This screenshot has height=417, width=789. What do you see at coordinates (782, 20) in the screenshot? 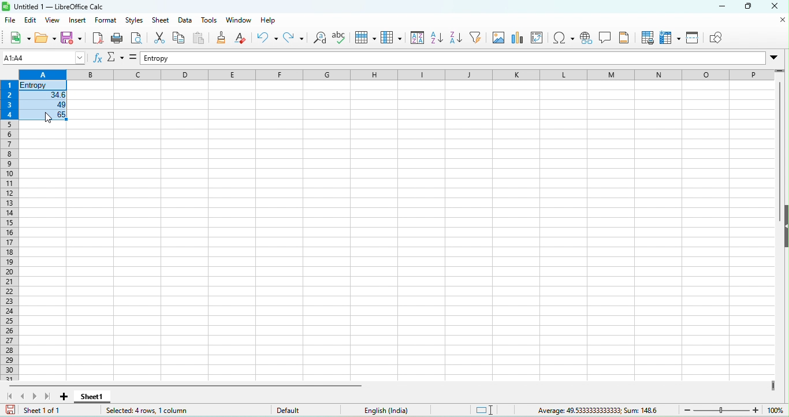
I see `close` at bounding box center [782, 20].